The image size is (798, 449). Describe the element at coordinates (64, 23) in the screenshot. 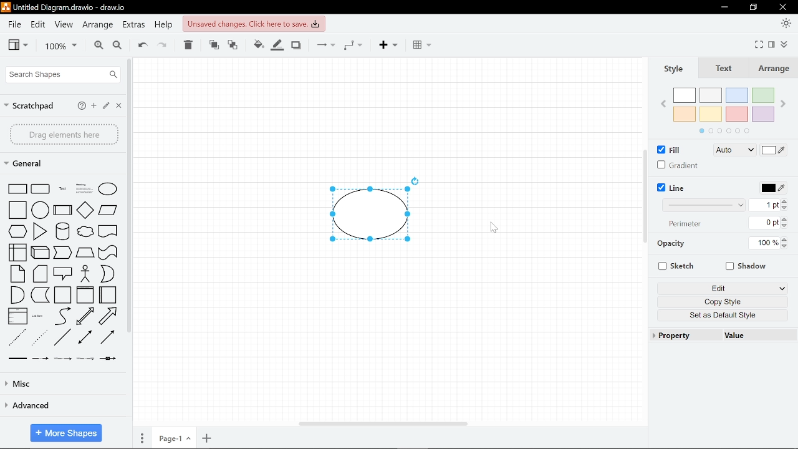

I see `View` at that location.